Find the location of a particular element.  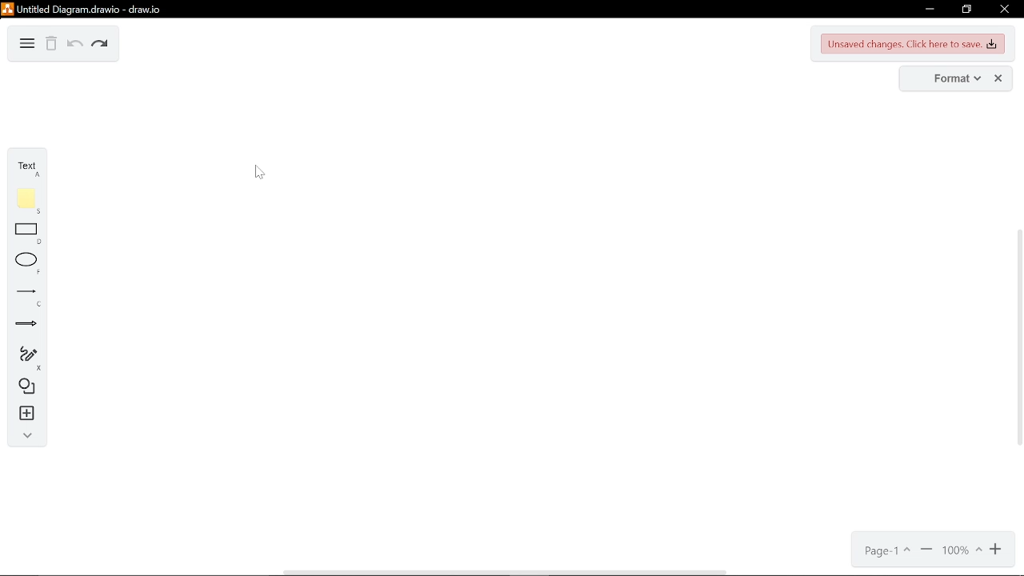

vertical scroll bar is located at coordinates (1018, 339).